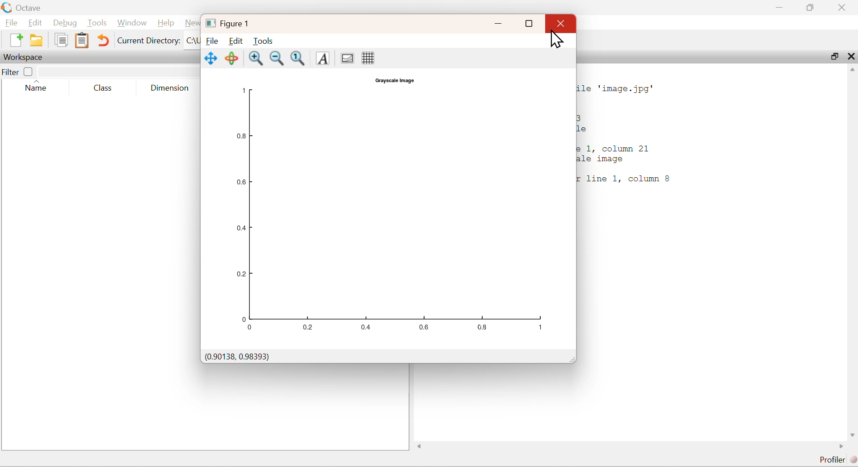 The image size is (858, 467). Describe the element at coordinates (165, 23) in the screenshot. I see `Help` at that location.